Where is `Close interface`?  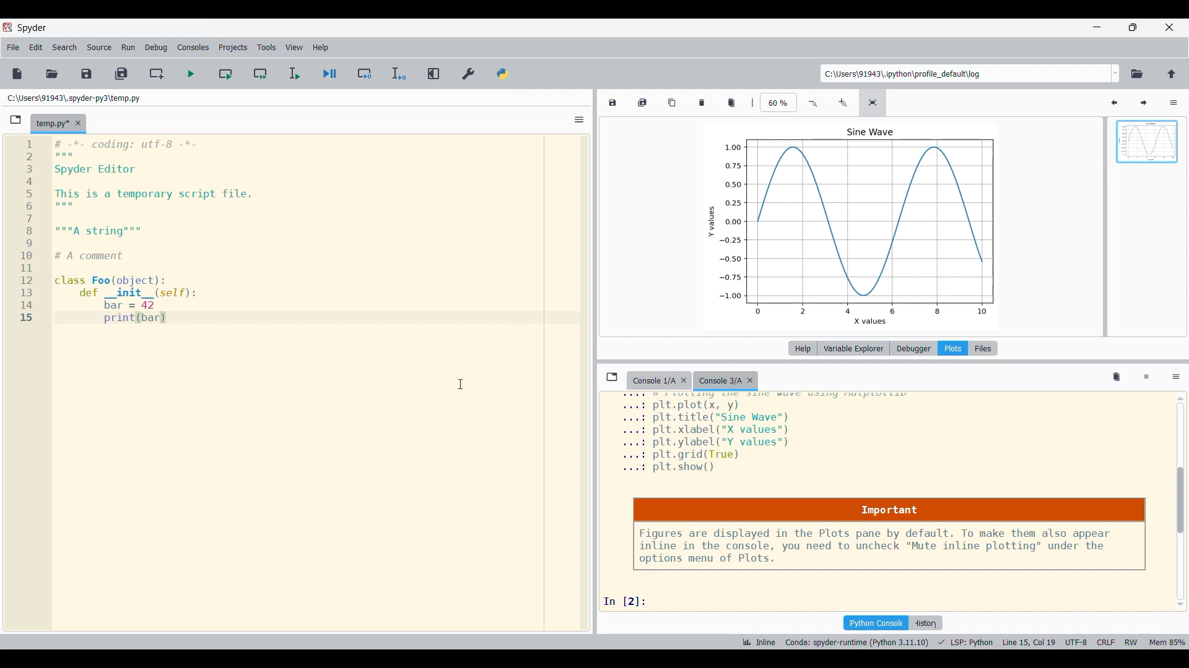
Close interface is located at coordinates (1169, 27).